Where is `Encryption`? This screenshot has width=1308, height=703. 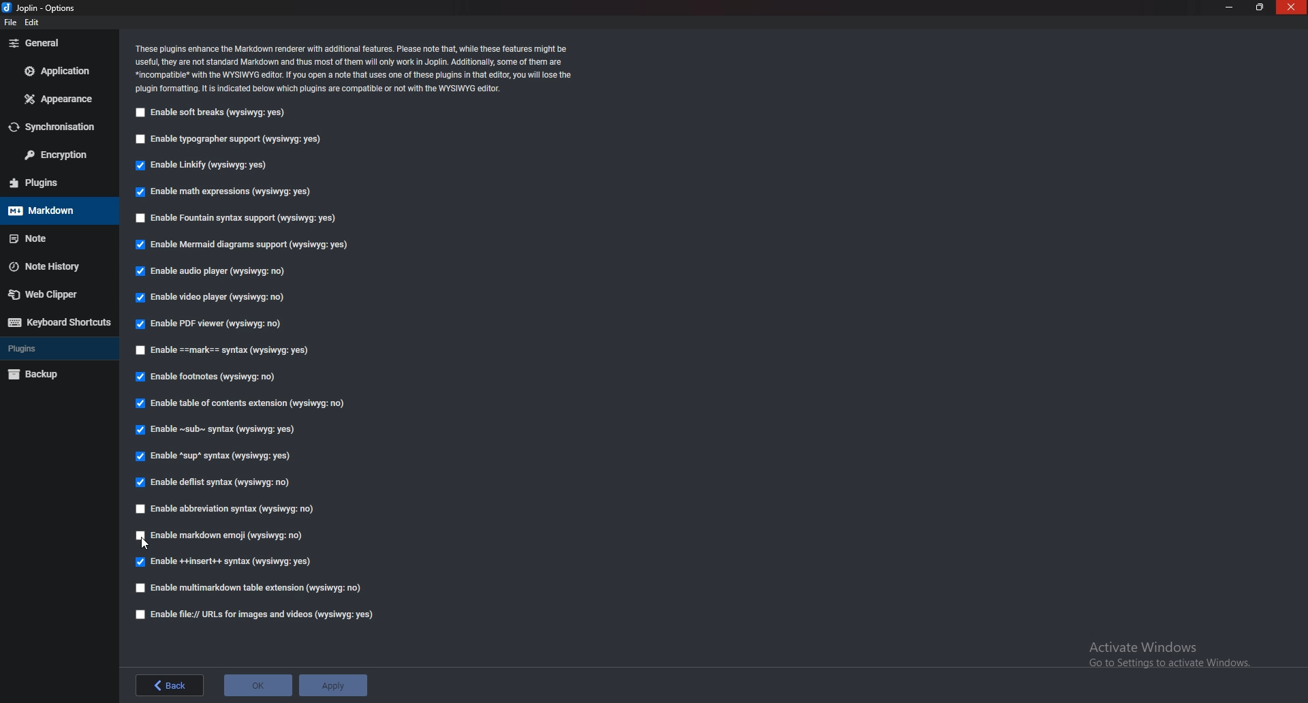
Encryption is located at coordinates (54, 156).